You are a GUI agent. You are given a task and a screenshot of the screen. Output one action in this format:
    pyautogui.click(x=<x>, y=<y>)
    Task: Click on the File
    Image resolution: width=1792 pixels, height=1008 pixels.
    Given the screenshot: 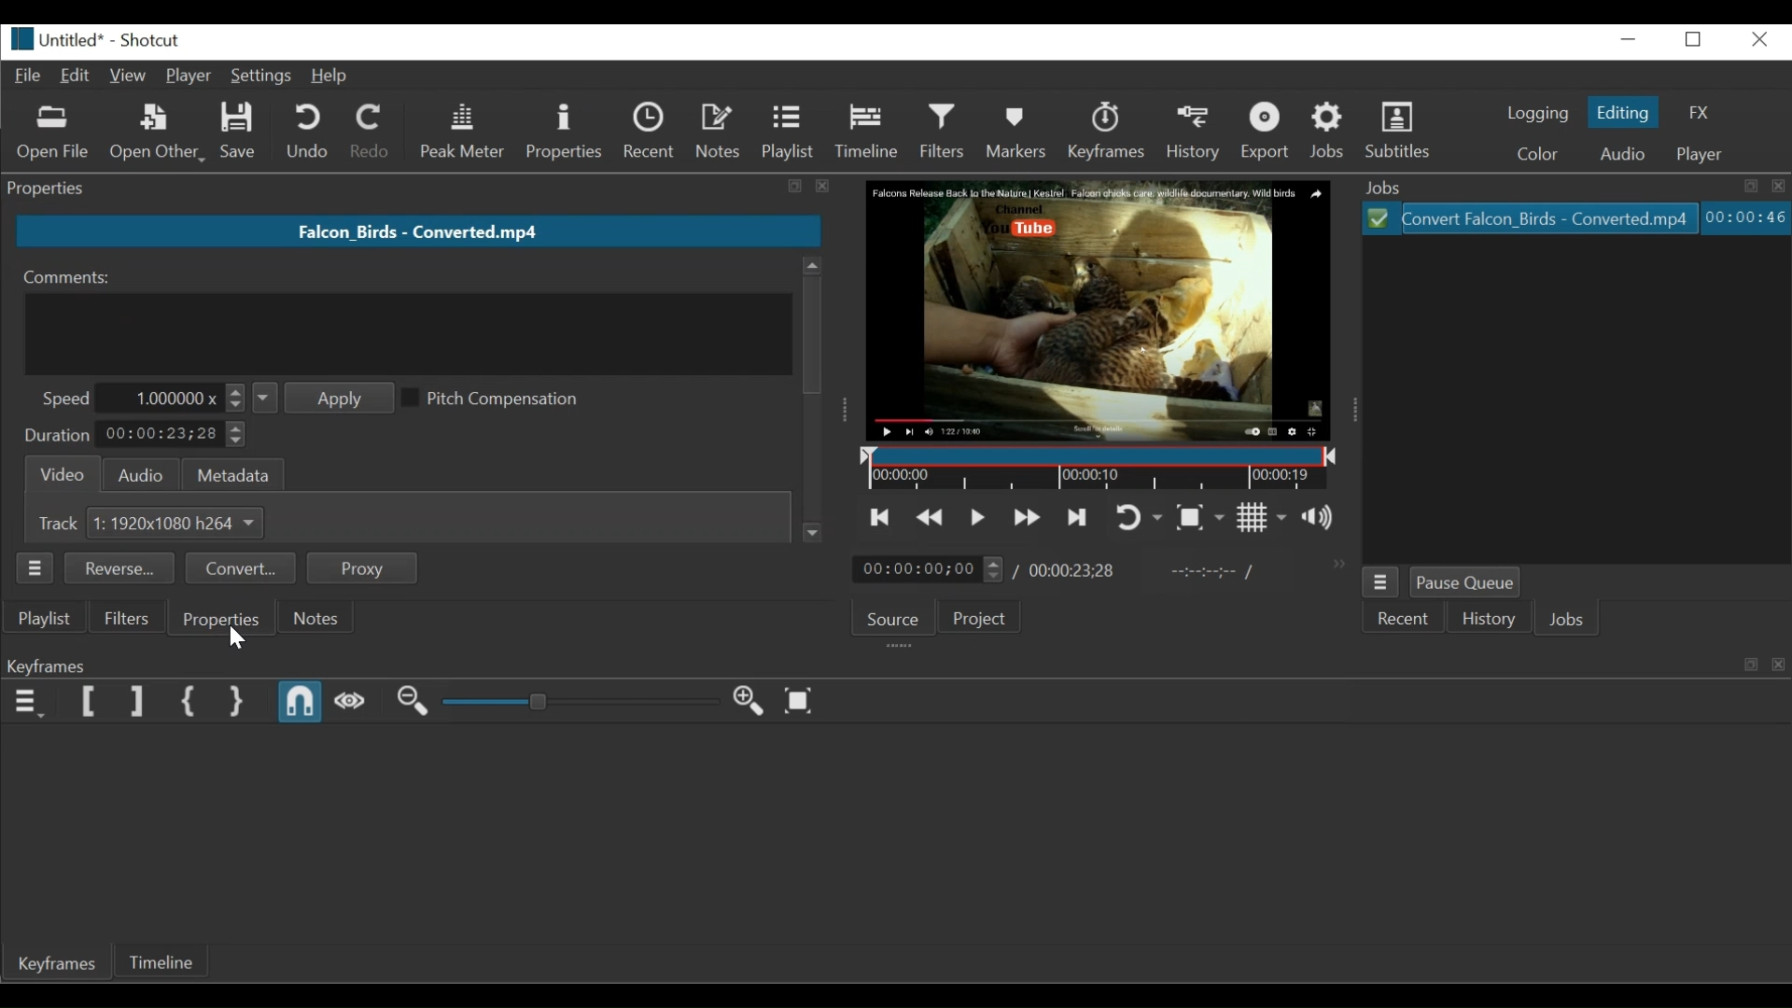 What is the action you would take?
    pyautogui.click(x=27, y=77)
    